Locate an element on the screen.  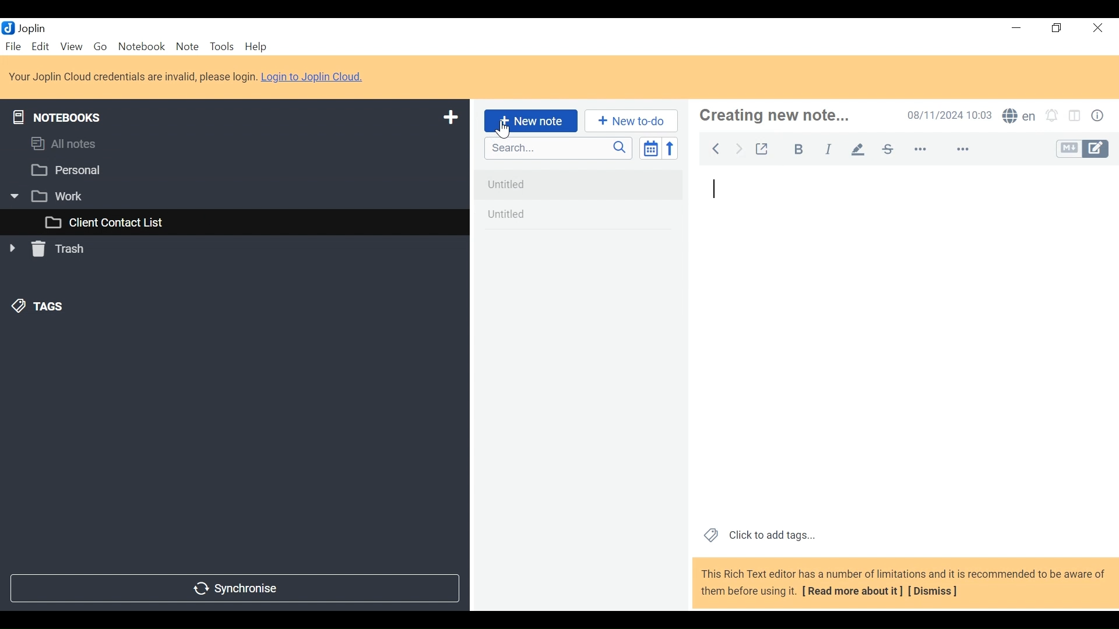
Note is located at coordinates (187, 47).